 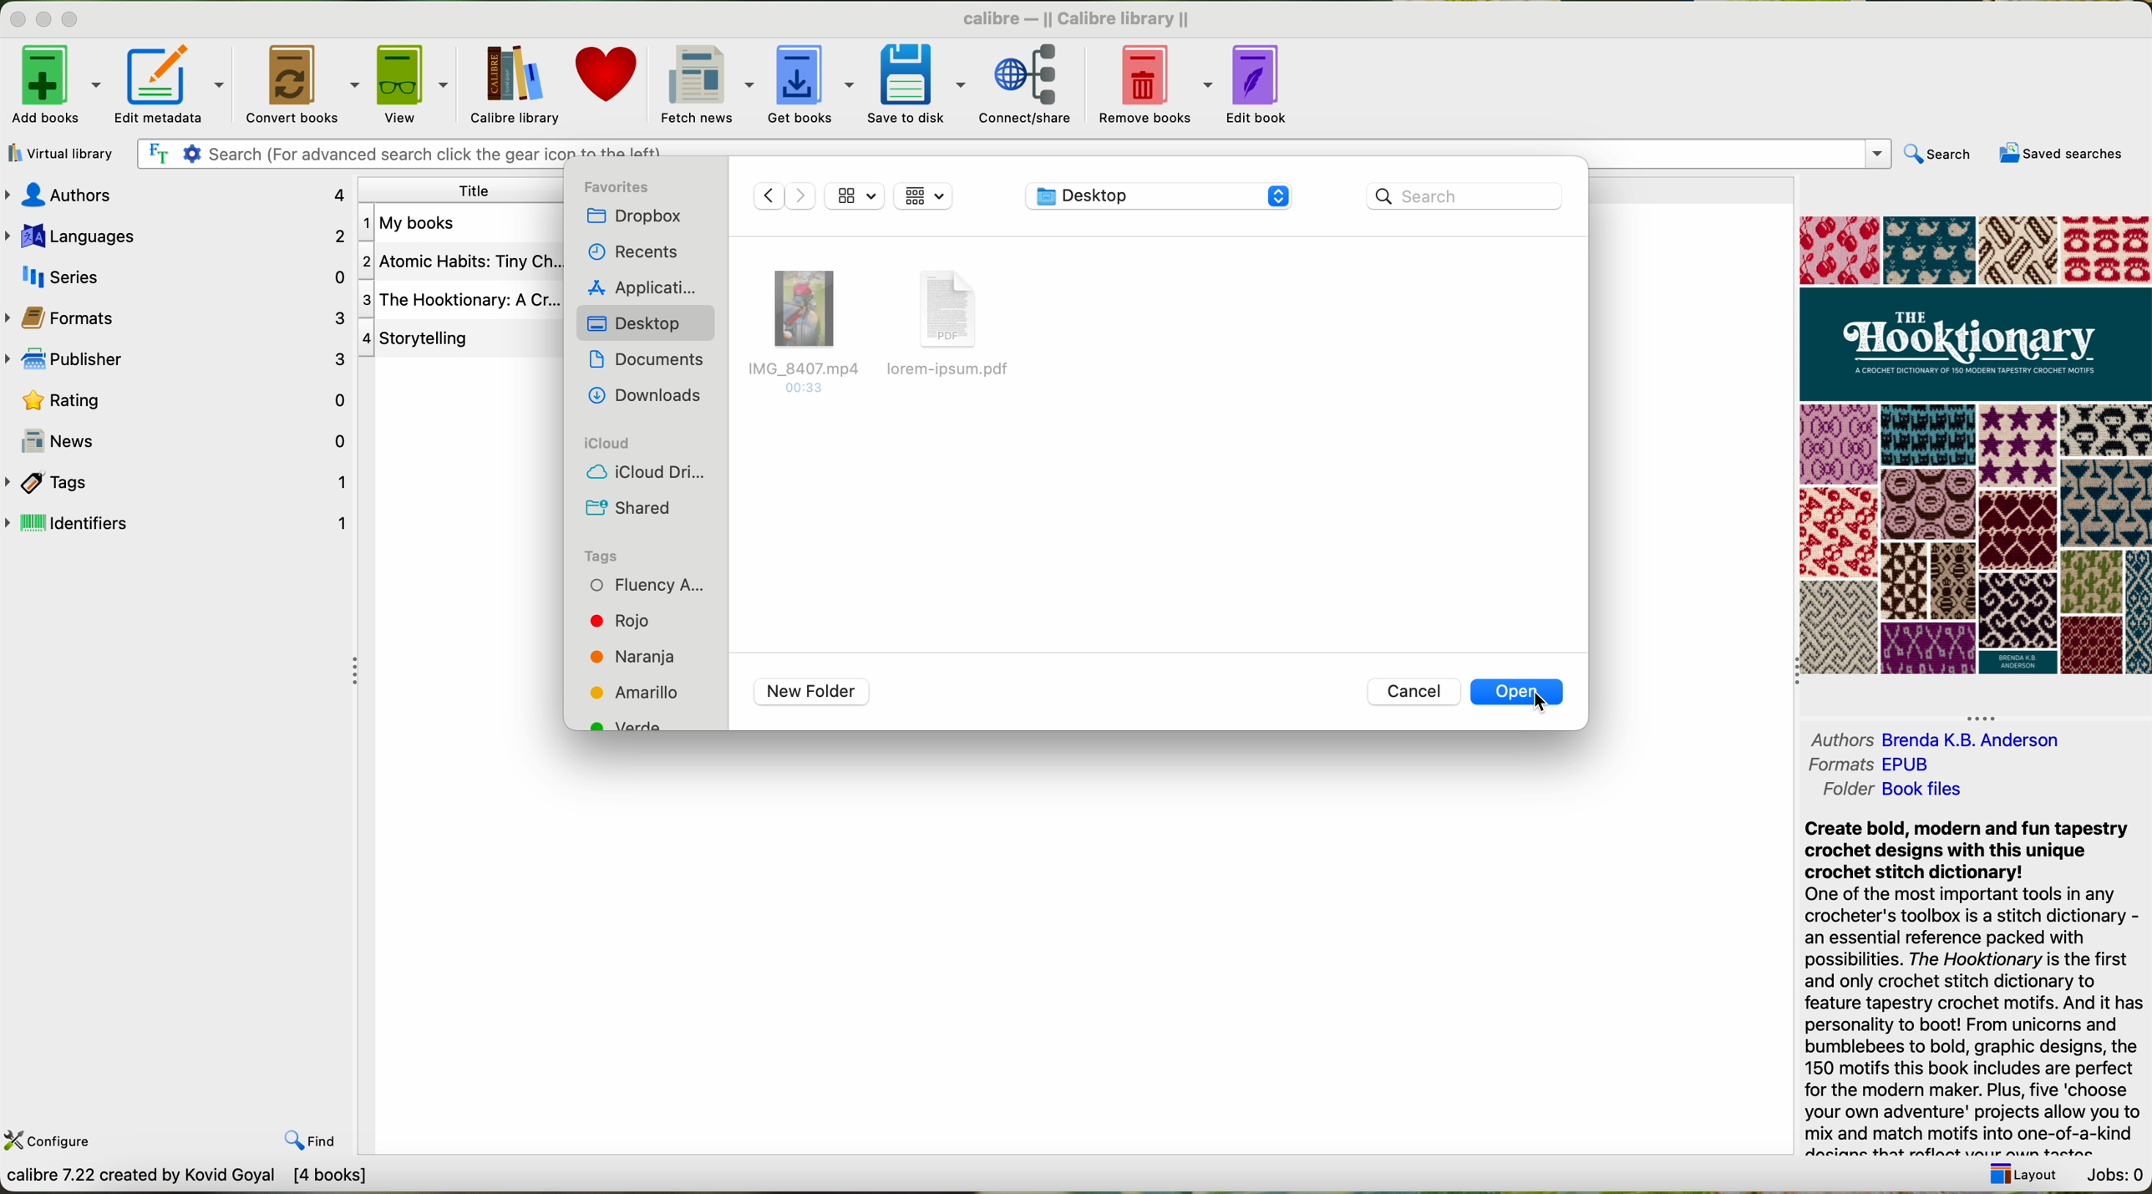 What do you see at coordinates (55, 85) in the screenshot?
I see `add books` at bounding box center [55, 85].